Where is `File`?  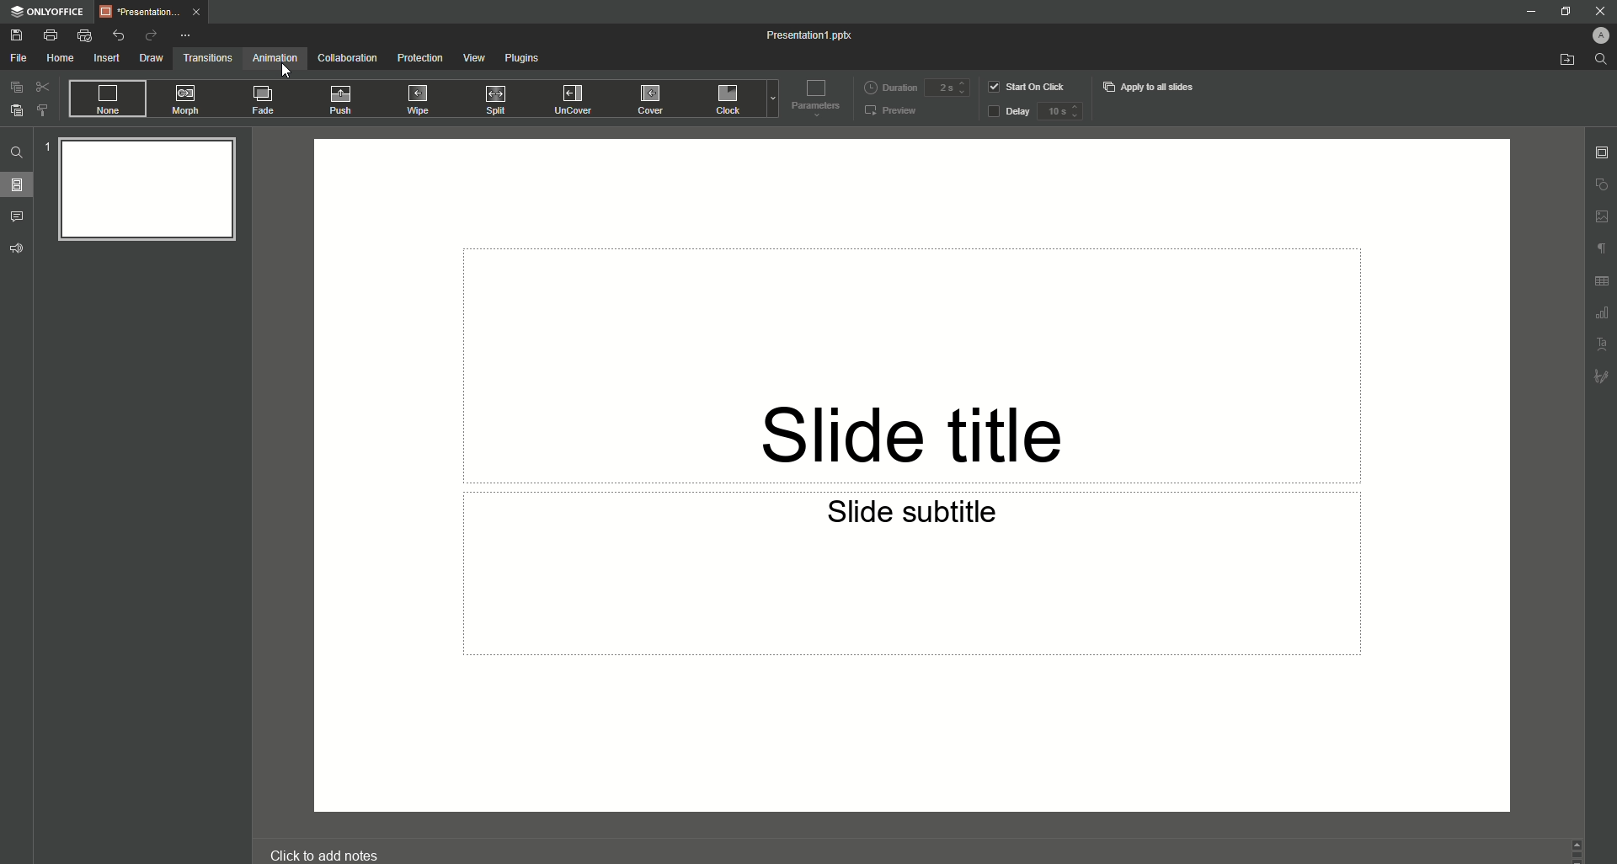 File is located at coordinates (16, 58).